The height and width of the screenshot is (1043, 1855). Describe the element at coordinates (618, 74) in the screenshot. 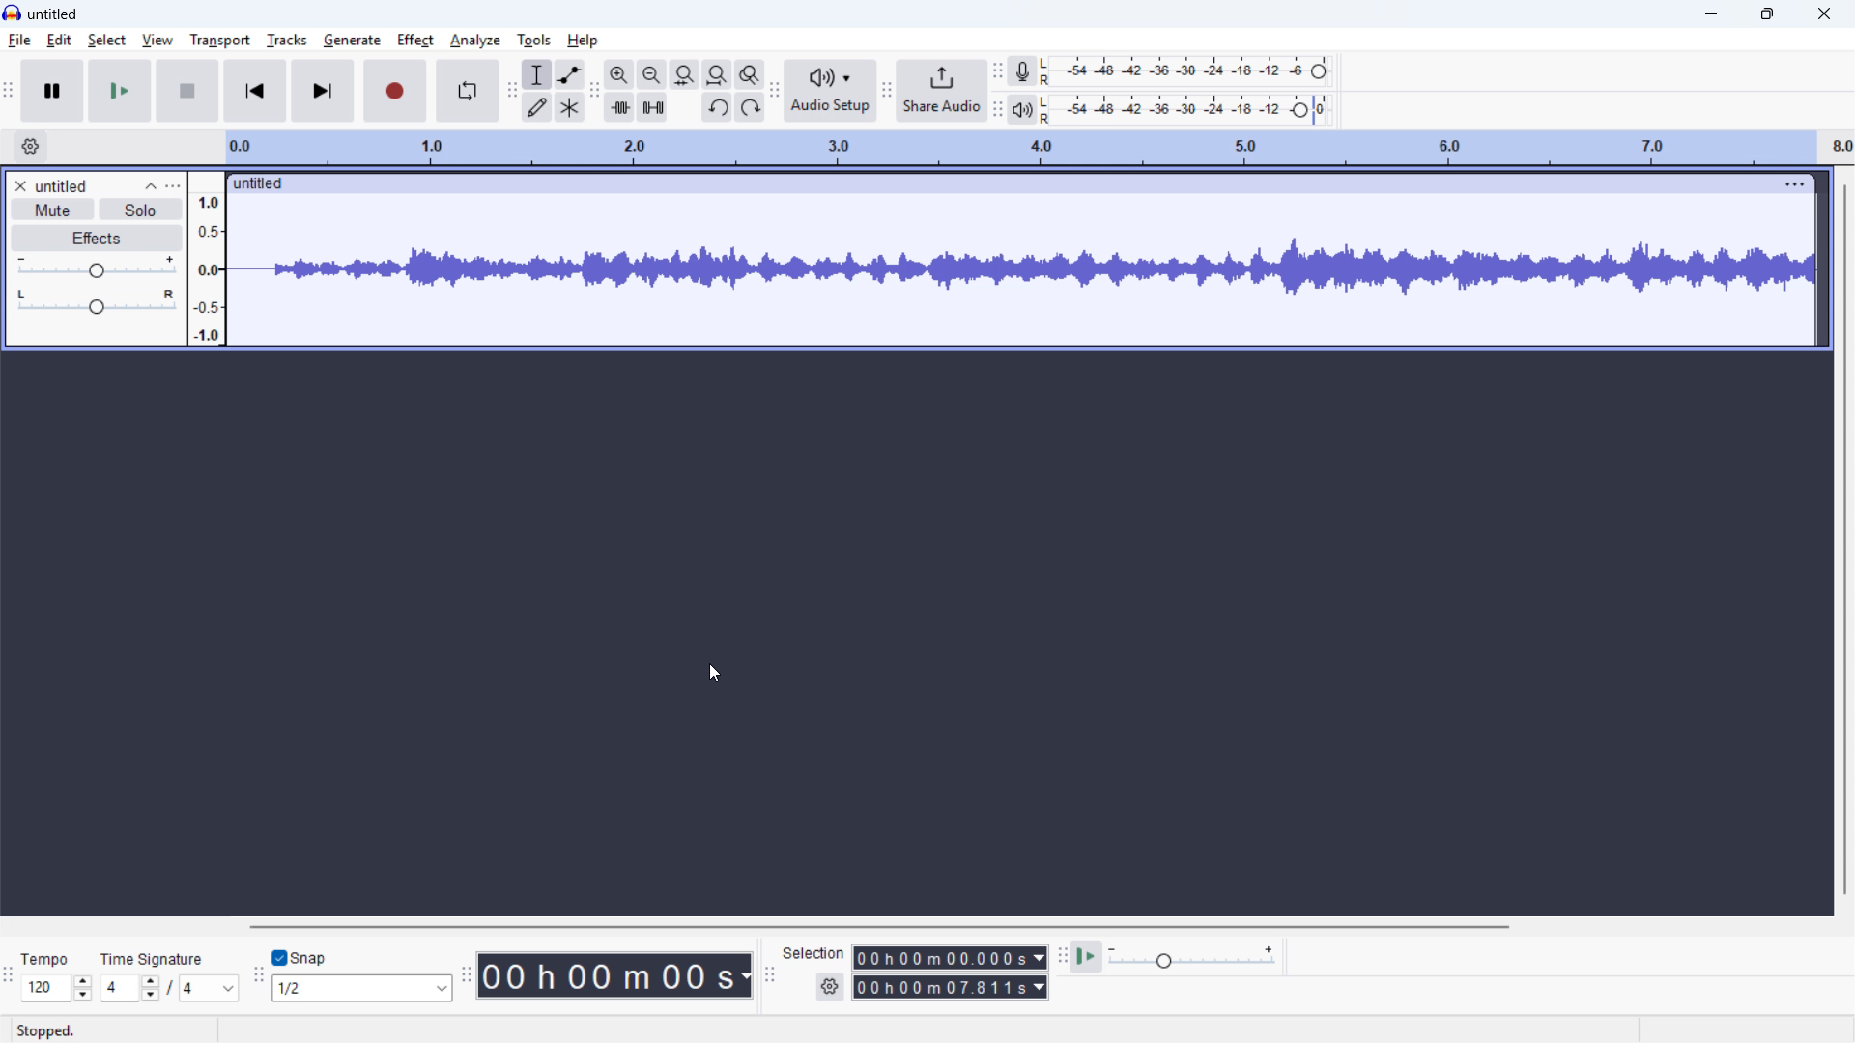

I see `Zoom in ` at that location.